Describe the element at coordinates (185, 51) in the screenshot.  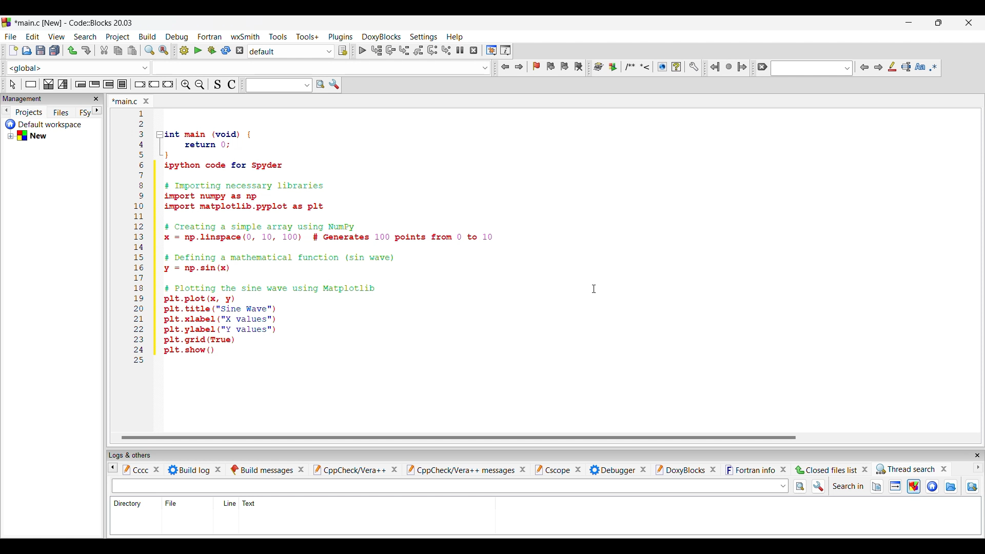
I see `Debug/Continue` at that location.